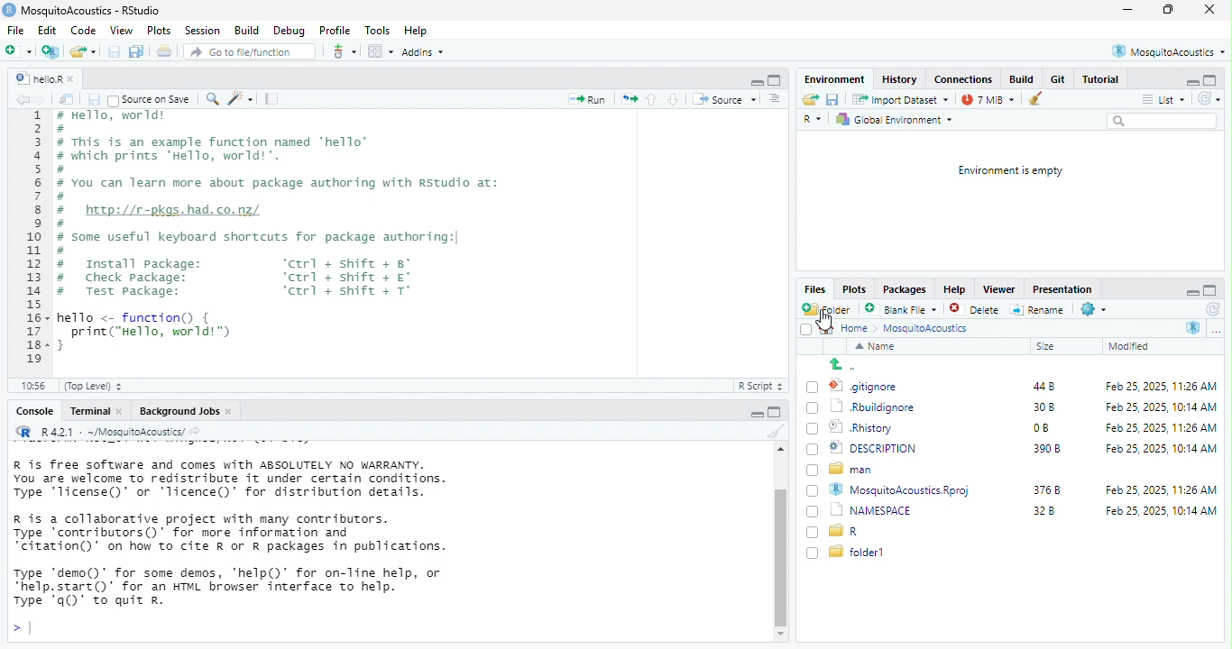 This screenshot has height=649, width=1232. What do you see at coordinates (165, 51) in the screenshot?
I see `print the current file` at bounding box center [165, 51].